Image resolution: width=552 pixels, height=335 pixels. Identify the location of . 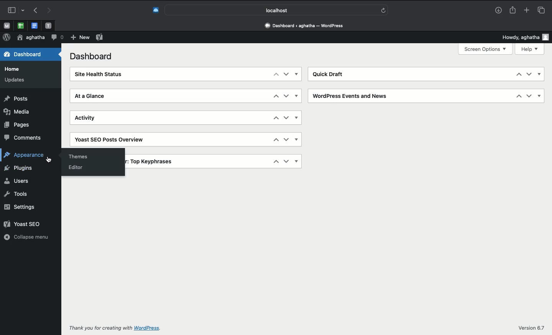
(286, 118).